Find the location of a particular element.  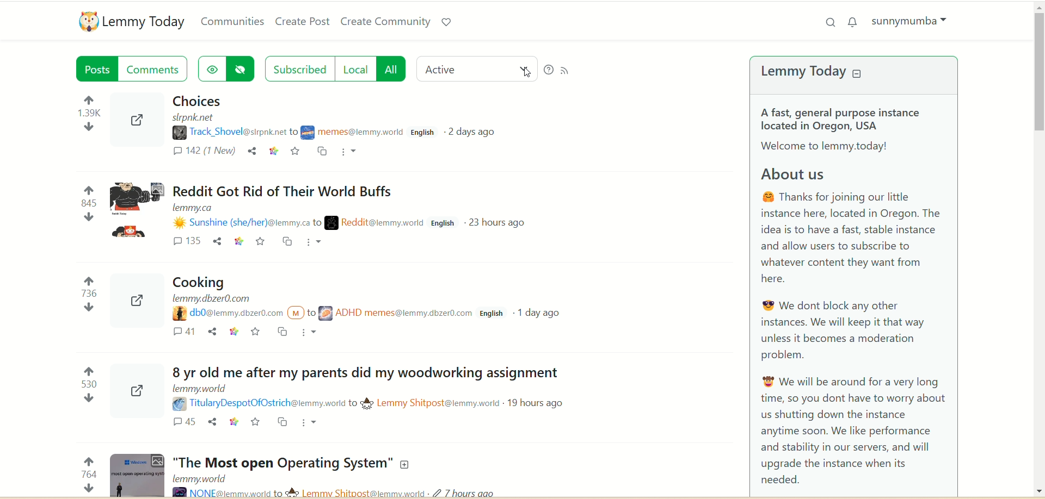

cross post is located at coordinates (322, 153).